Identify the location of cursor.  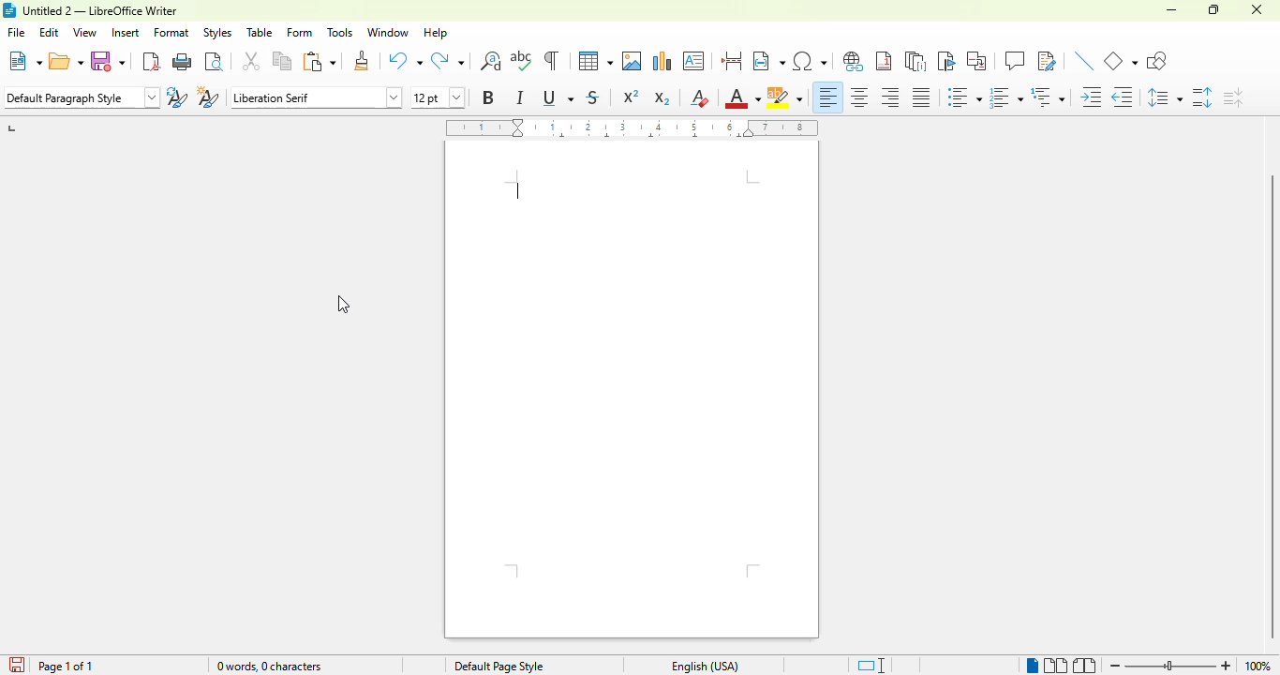
(344, 305).